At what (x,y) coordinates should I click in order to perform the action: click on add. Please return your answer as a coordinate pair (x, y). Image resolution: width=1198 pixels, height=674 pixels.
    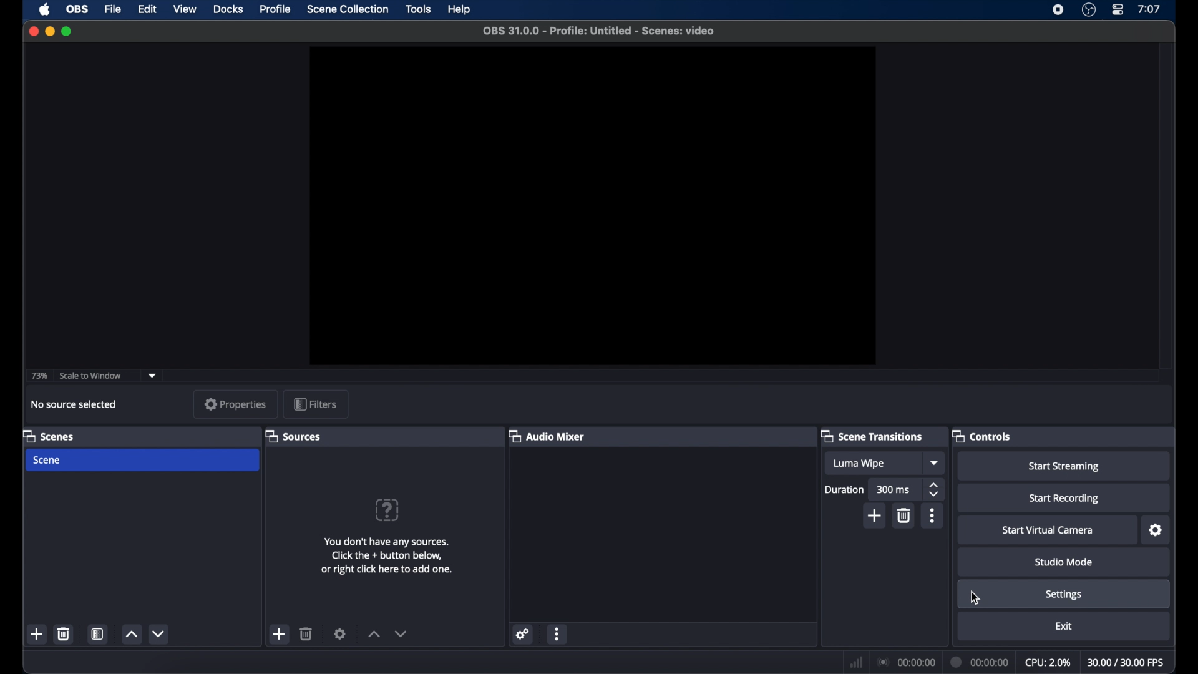
    Looking at the image, I should click on (875, 517).